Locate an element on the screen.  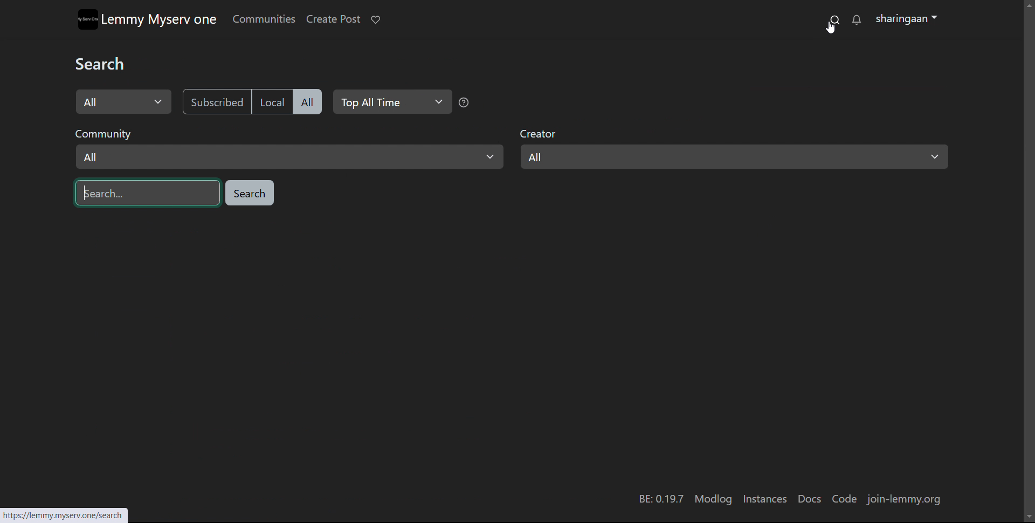
search is located at coordinates (249, 192).